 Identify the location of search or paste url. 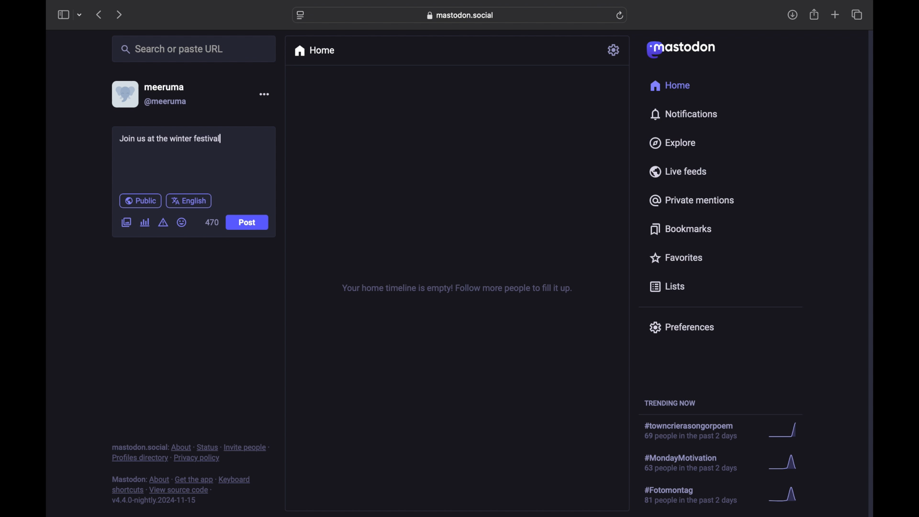
(172, 49).